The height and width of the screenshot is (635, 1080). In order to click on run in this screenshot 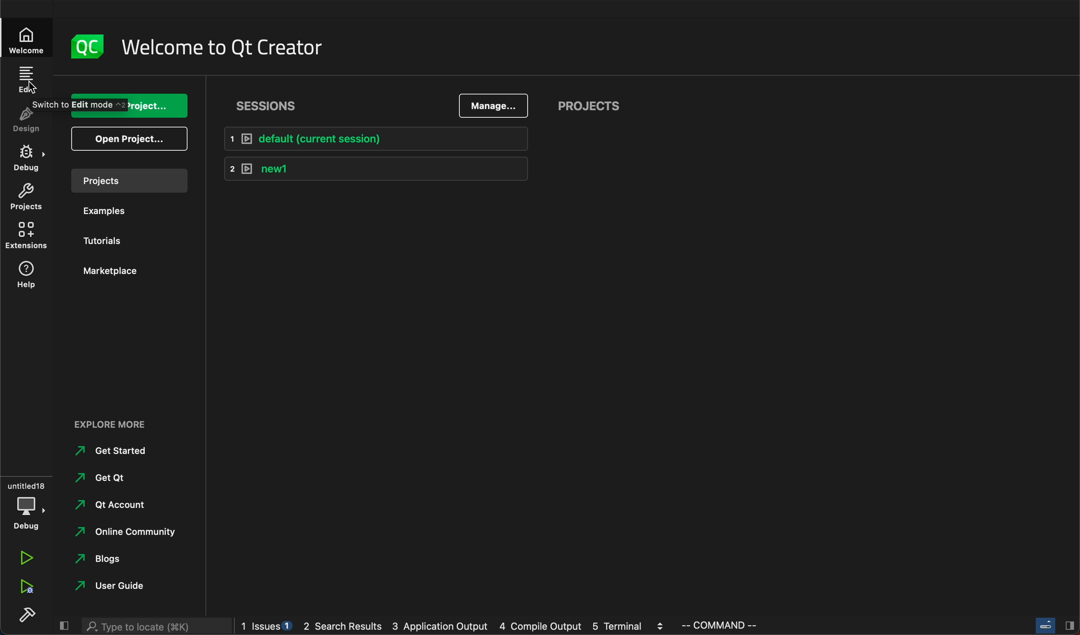, I will do `click(24, 558)`.